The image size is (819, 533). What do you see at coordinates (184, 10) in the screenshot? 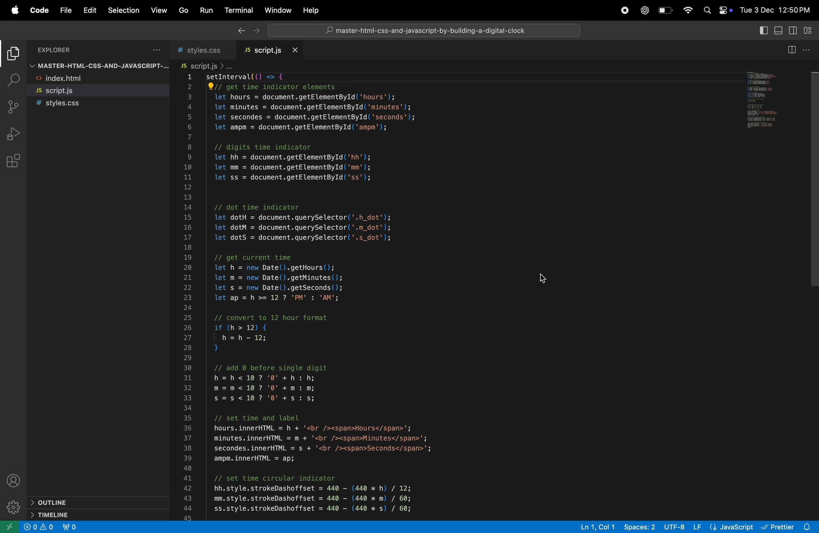
I see `go` at bounding box center [184, 10].